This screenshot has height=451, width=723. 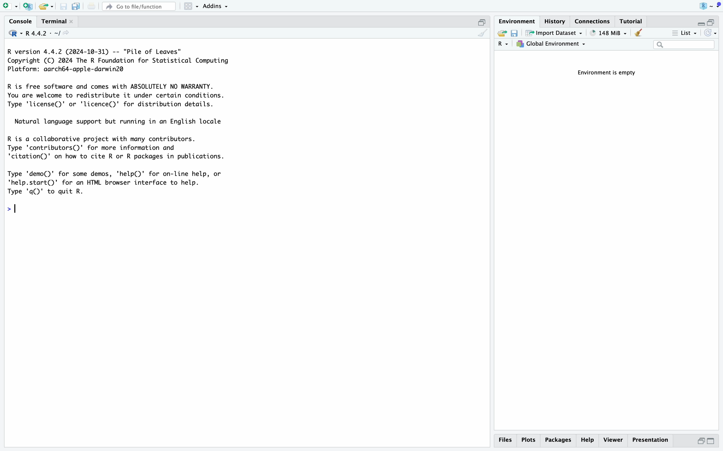 I want to click on save workspace as, so click(x=517, y=34).